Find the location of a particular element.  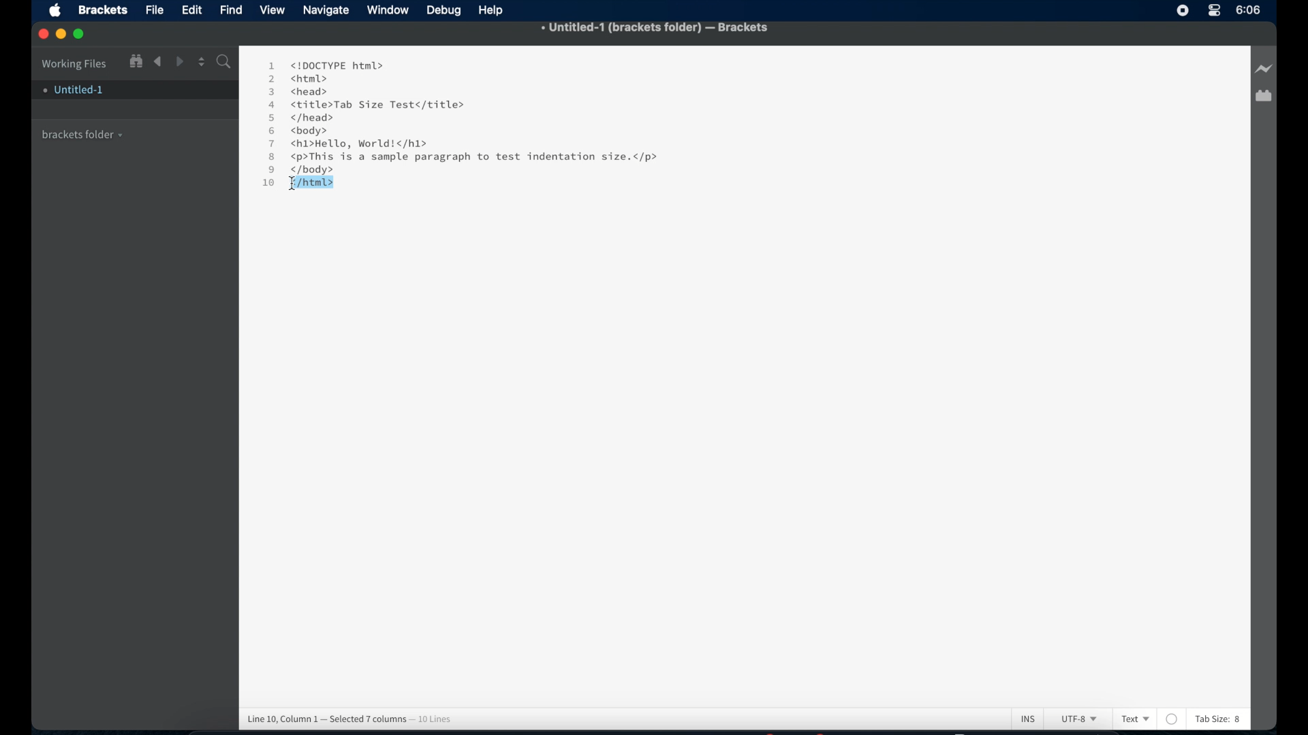

Close is located at coordinates (44, 35).